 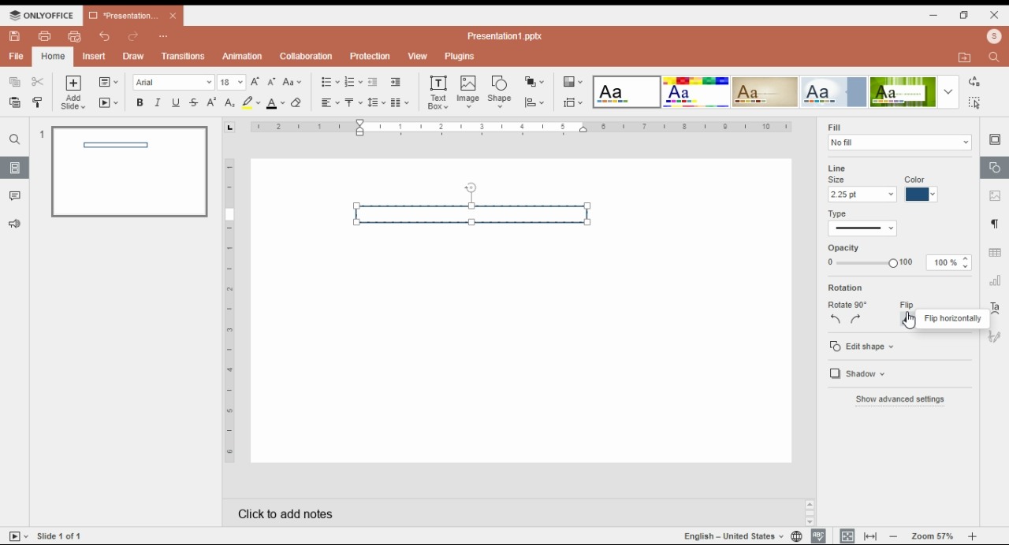 I want to click on font, so click(x=173, y=82).